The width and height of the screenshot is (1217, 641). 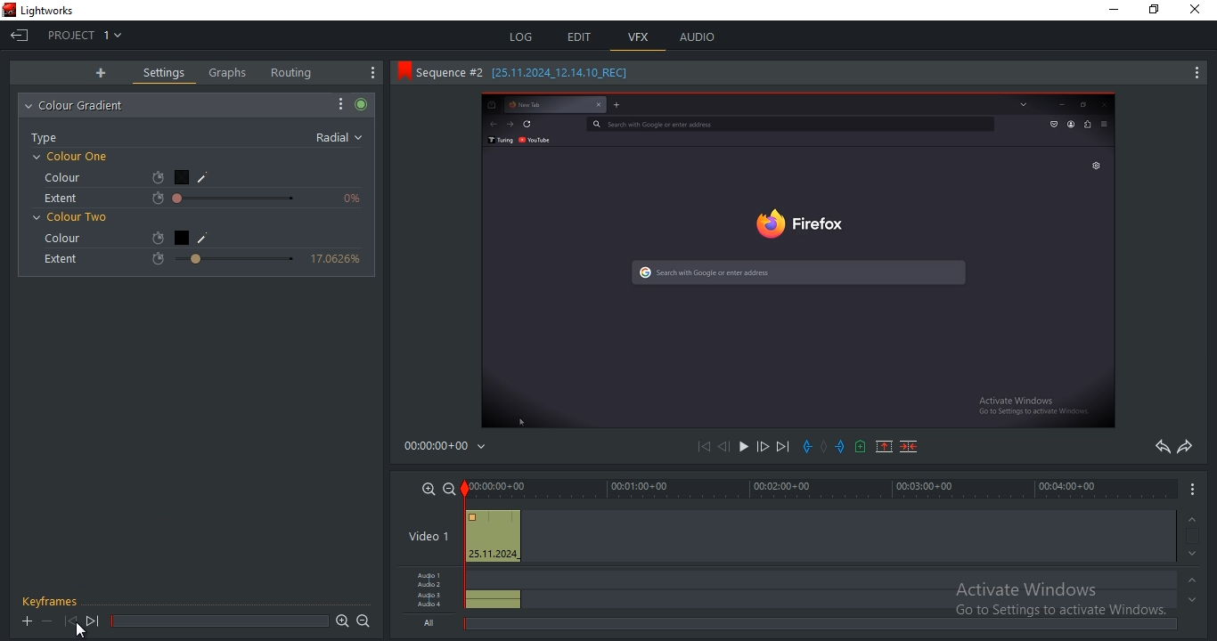 I want to click on Activate Windows
Go to Settings to activate Windows, so click(x=1066, y=599).